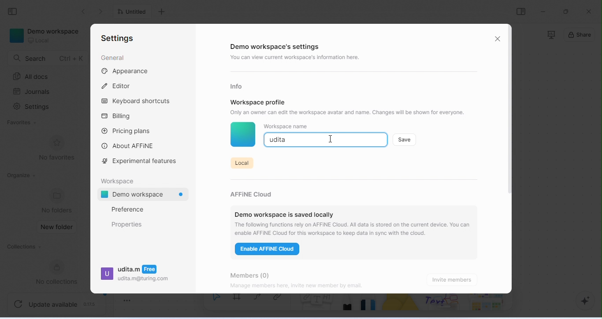 This screenshot has width=602, height=319. I want to click on AI assistant, so click(582, 301).